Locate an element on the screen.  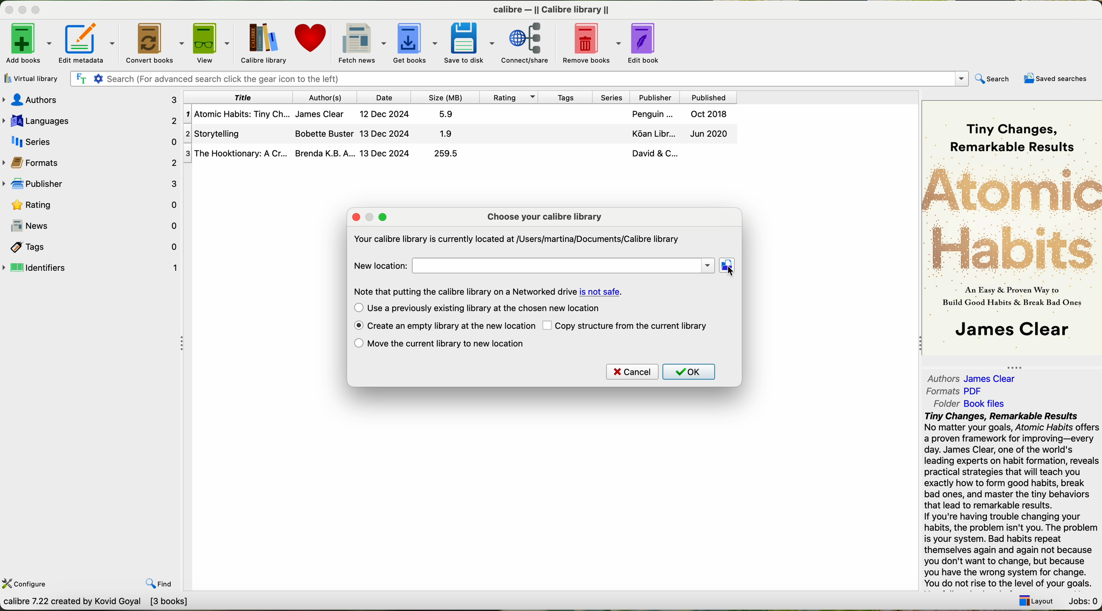
click on new location is located at coordinates (726, 265).